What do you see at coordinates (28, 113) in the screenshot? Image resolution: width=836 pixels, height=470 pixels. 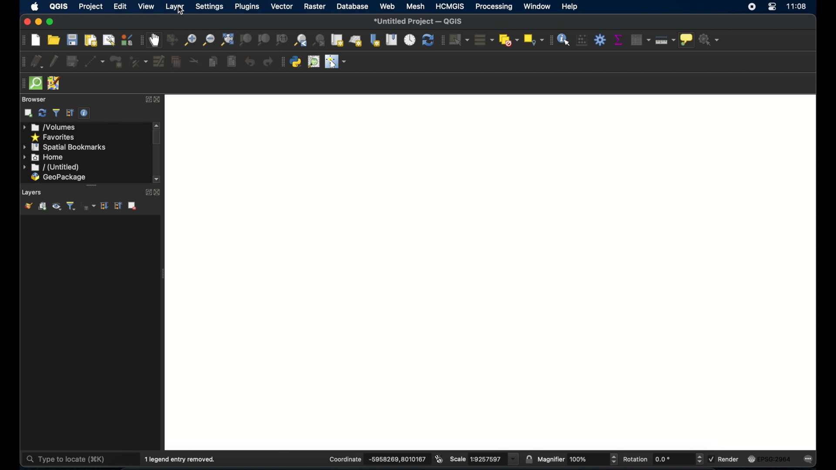 I see `add selected layers` at bounding box center [28, 113].